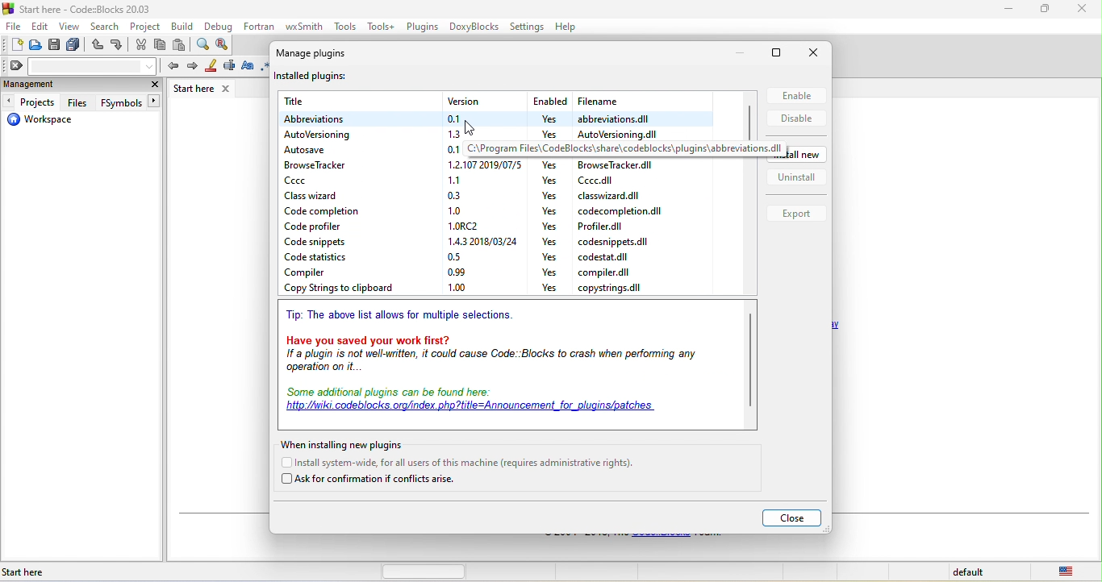  Describe the element at coordinates (307, 25) in the screenshot. I see `wxsmith` at that location.